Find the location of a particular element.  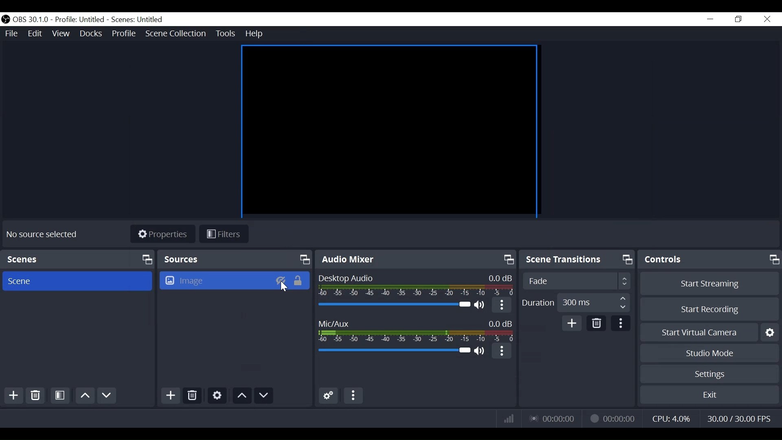

Mic/Aux is located at coordinates (414, 328).